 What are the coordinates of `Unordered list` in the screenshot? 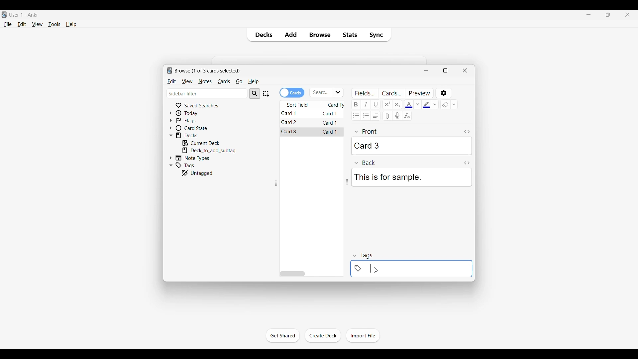 It's located at (356, 116).